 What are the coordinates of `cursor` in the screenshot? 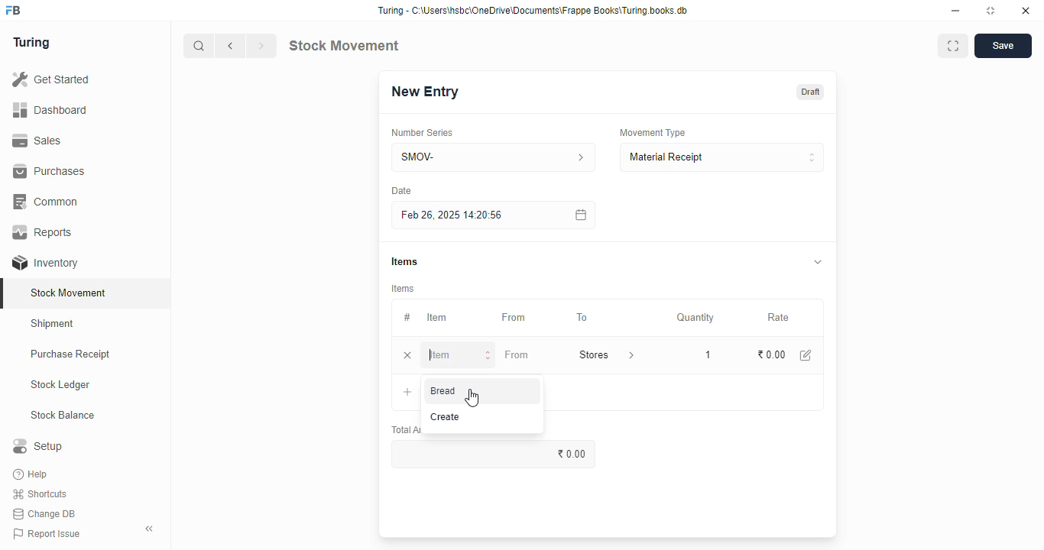 It's located at (472, 397).